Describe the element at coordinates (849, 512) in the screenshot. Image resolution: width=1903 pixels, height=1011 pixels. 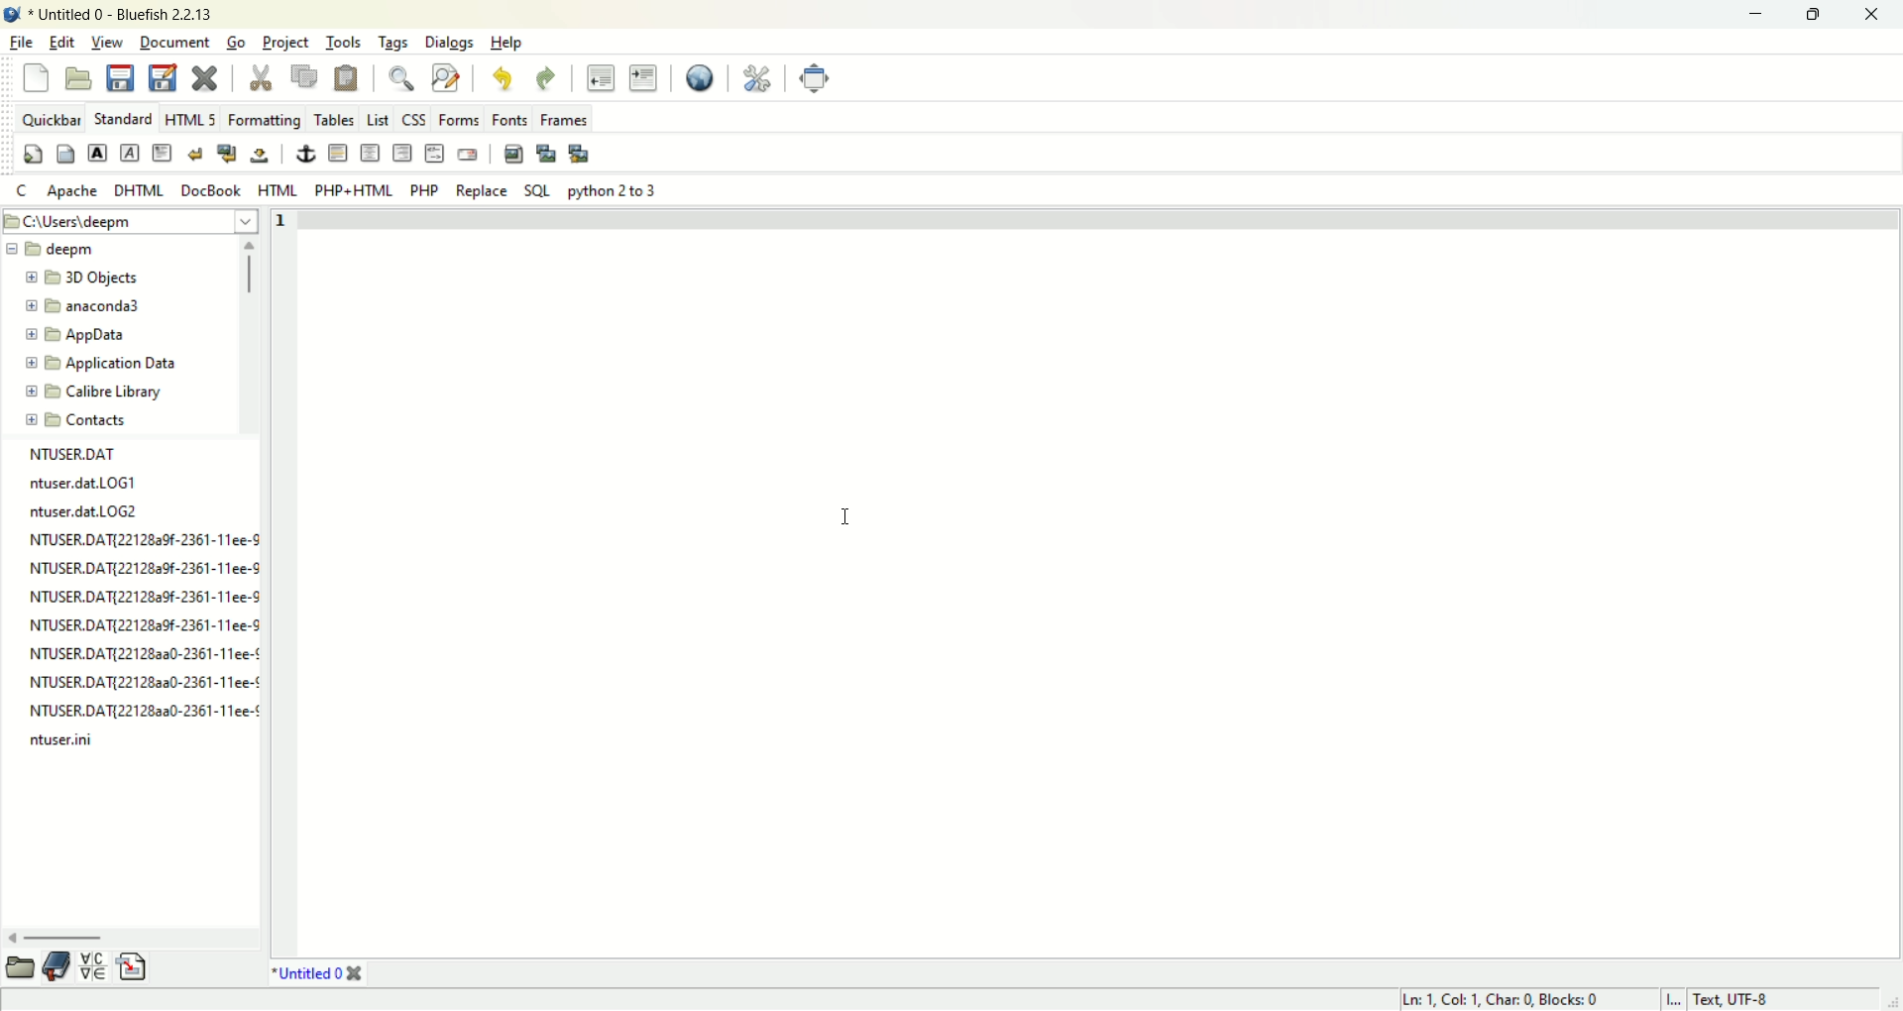
I see `cursor` at that location.